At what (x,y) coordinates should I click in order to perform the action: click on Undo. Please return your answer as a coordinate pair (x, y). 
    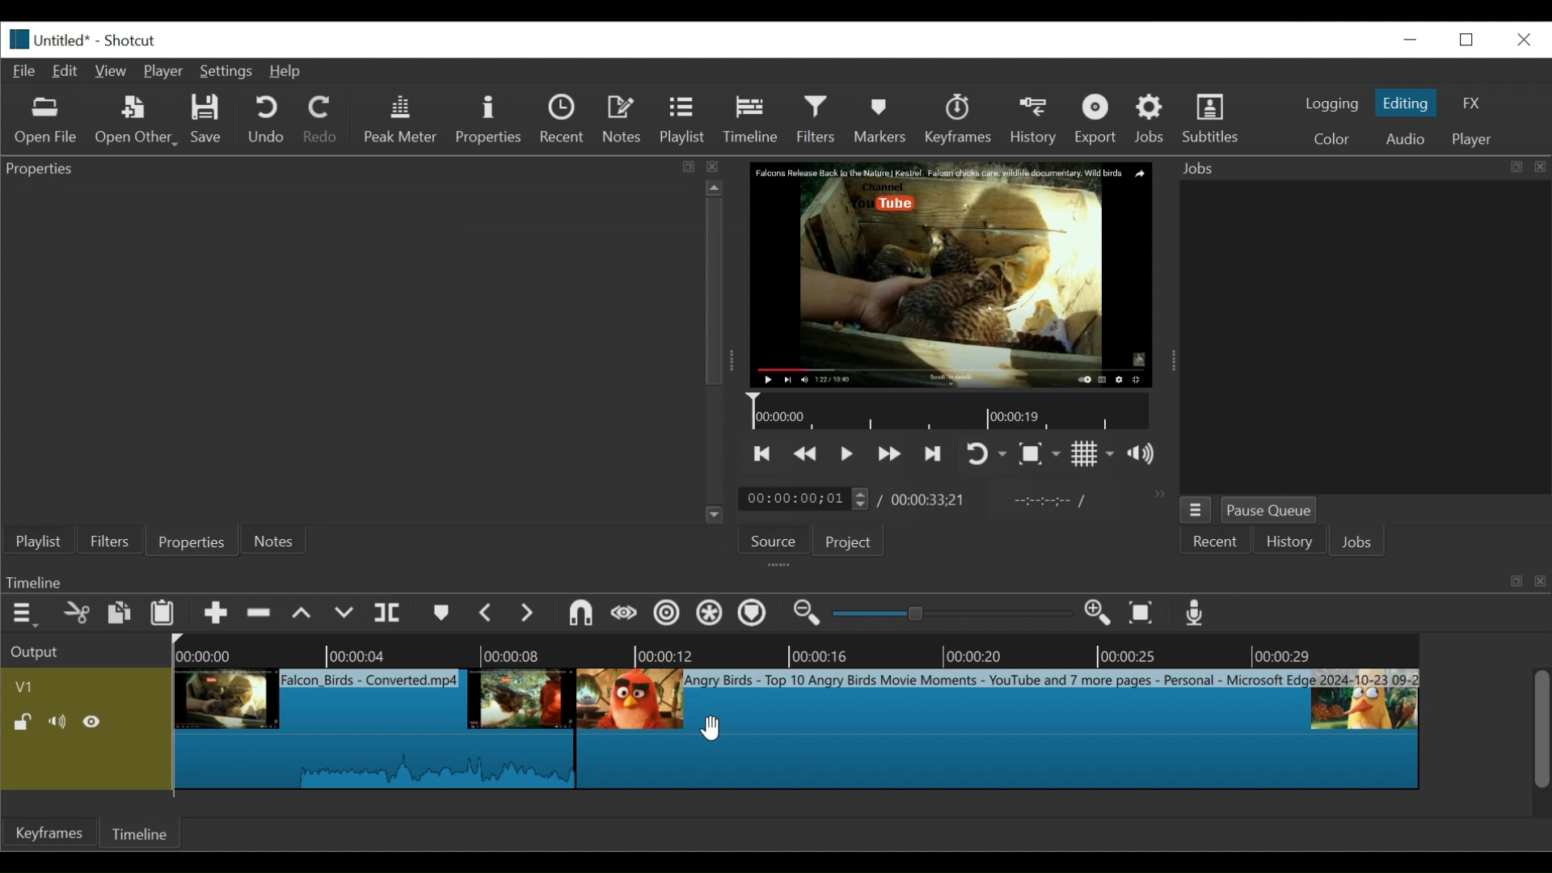
    Looking at the image, I should click on (266, 121).